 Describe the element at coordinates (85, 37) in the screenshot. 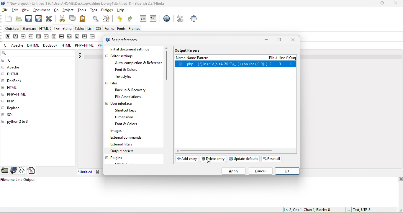

I see `sample` at that location.